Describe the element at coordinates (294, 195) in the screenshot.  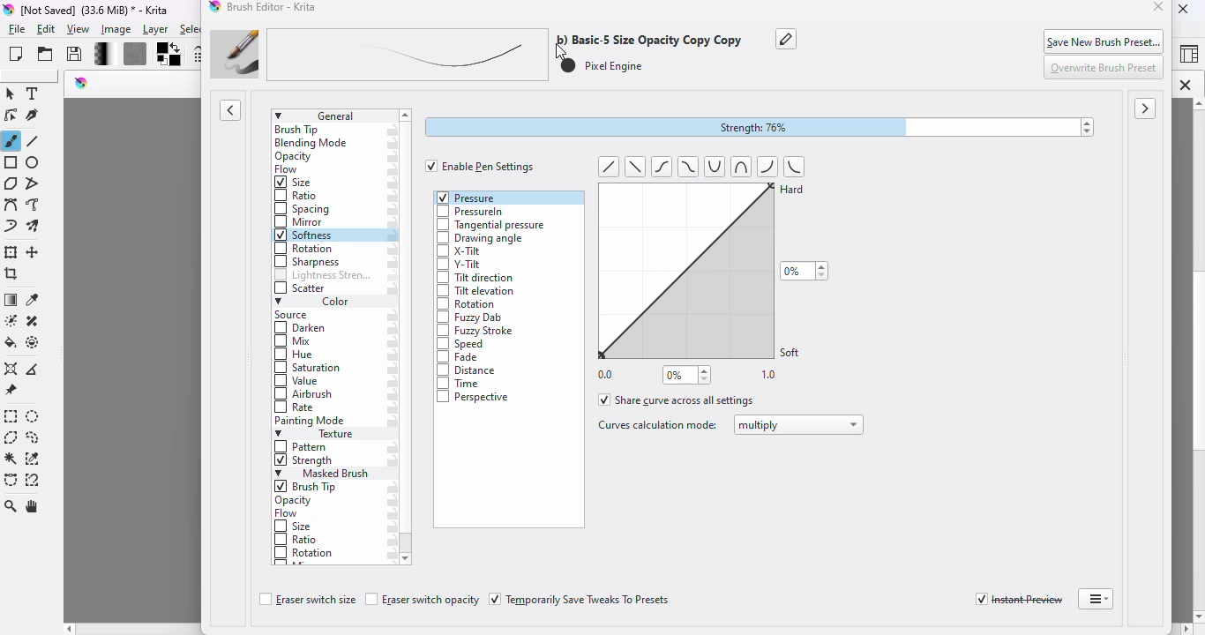
I see `ratio` at that location.